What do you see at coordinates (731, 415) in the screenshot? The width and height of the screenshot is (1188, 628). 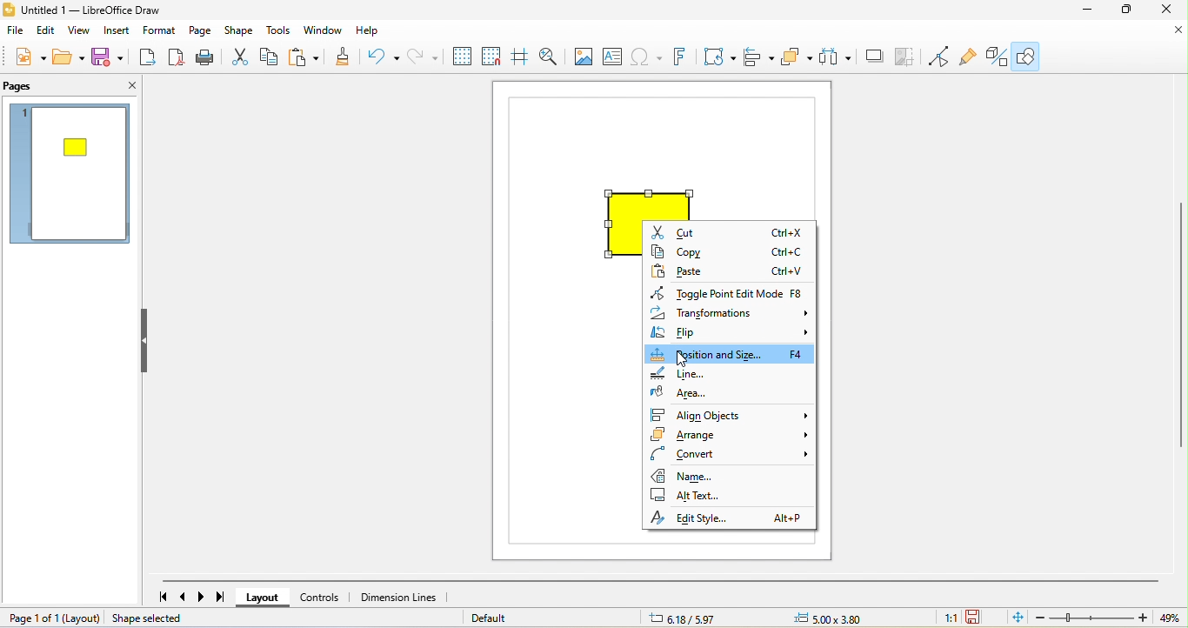 I see `align objects` at bounding box center [731, 415].